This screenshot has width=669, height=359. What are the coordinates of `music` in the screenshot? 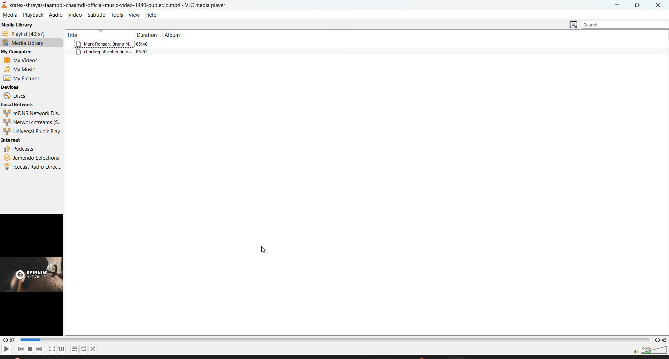 It's located at (23, 70).